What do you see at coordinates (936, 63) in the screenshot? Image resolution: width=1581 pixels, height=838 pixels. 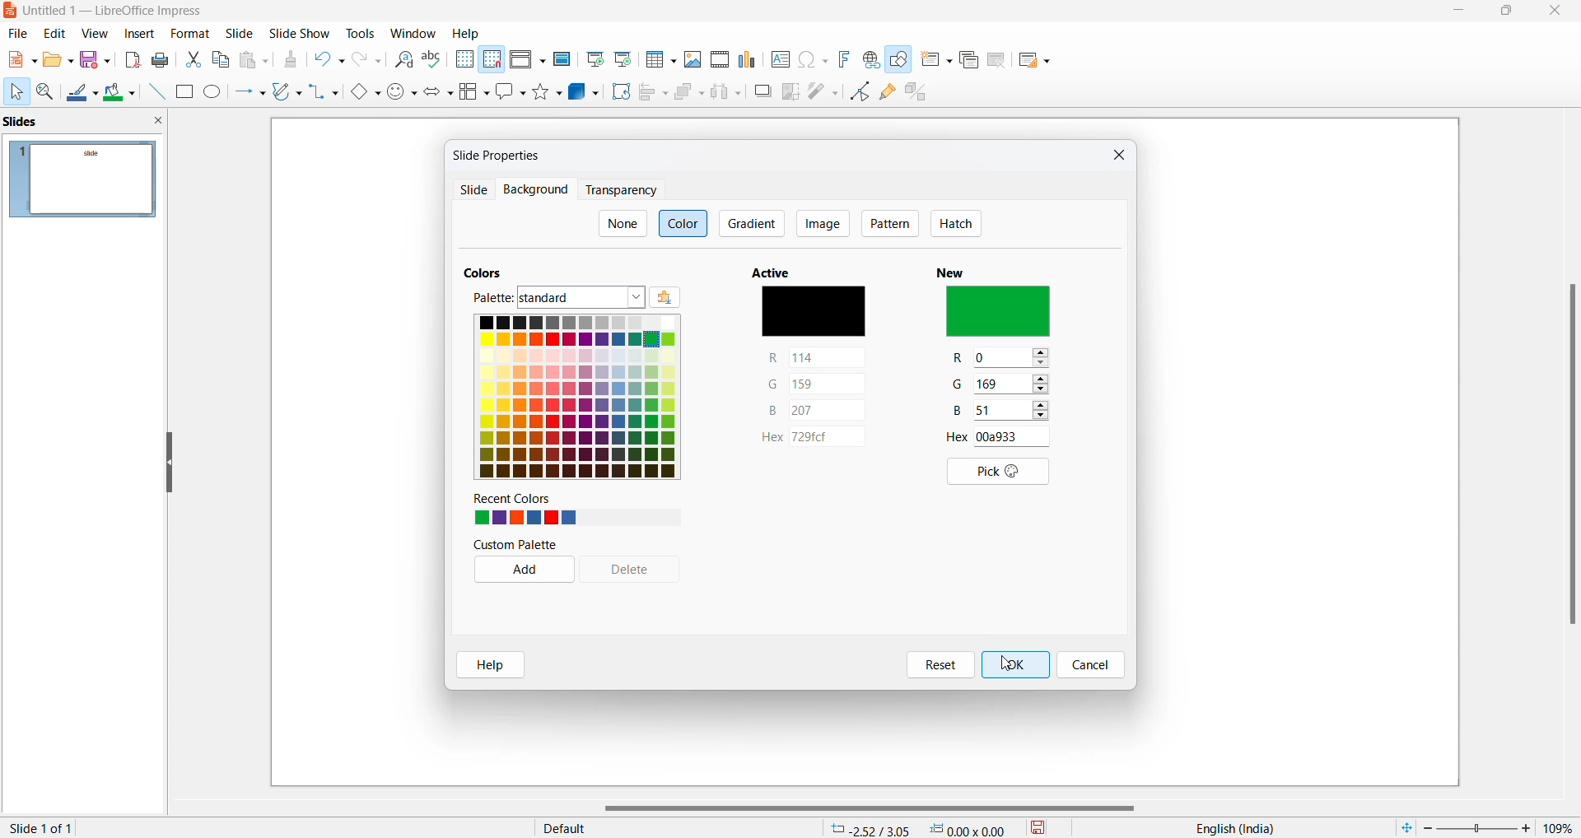 I see `new slide` at bounding box center [936, 63].